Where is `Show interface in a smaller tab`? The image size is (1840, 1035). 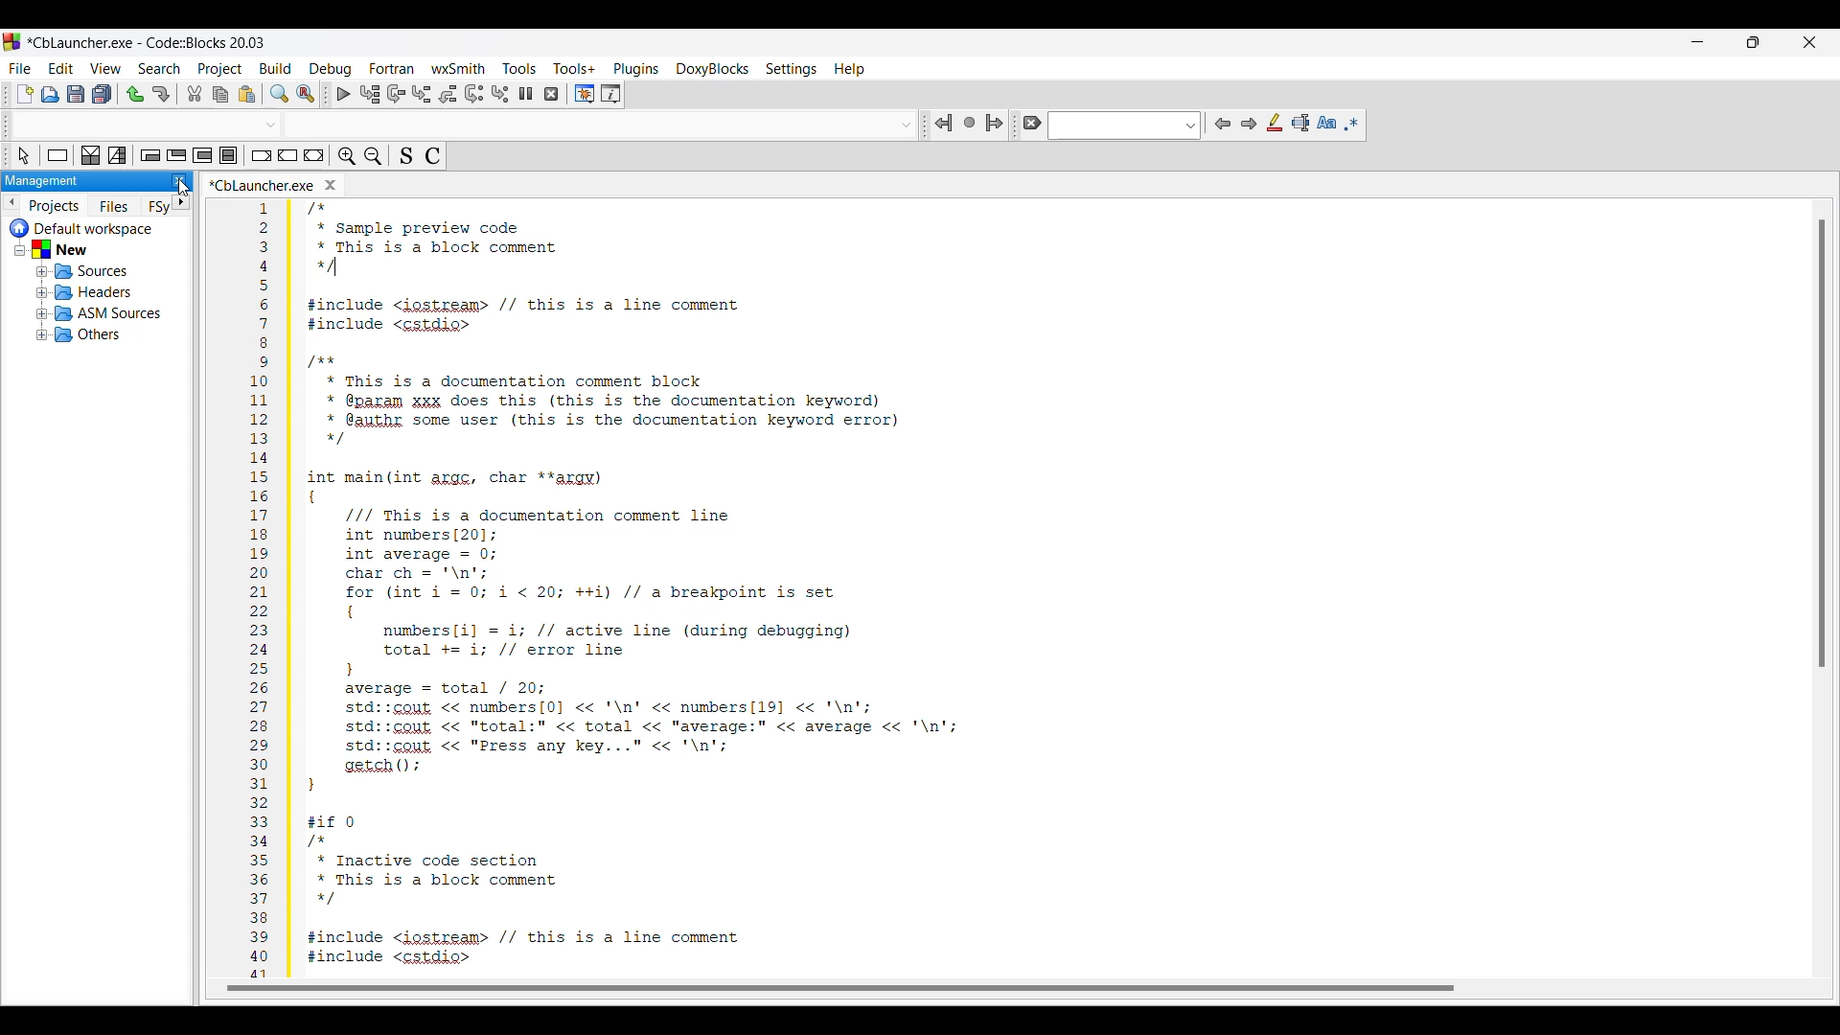
Show interface in a smaller tab is located at coordinates (1754, 42).